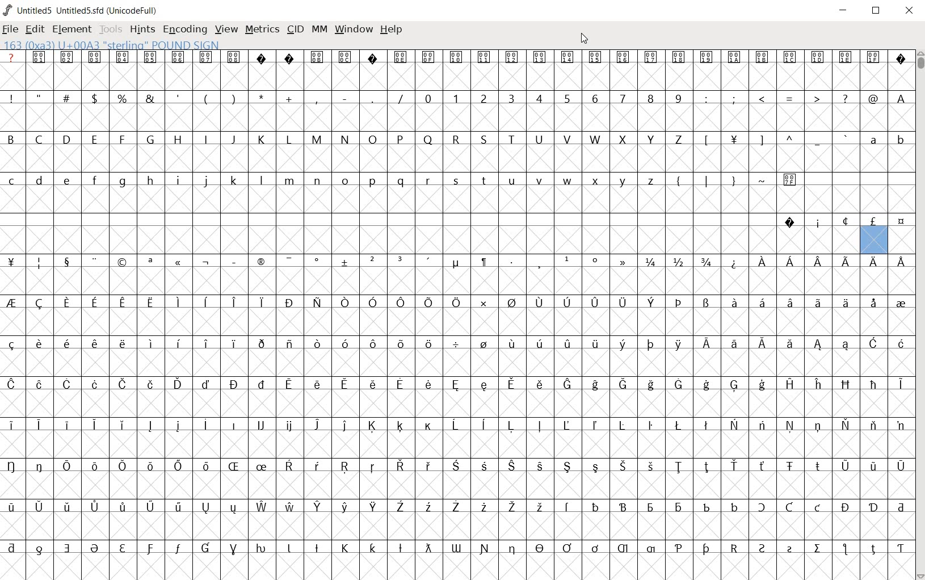 This screenshot has width=925, height=580. What do you see at coordinates (12, 57) in the screenshot?
I see `?` at bounding box center [12, 57].